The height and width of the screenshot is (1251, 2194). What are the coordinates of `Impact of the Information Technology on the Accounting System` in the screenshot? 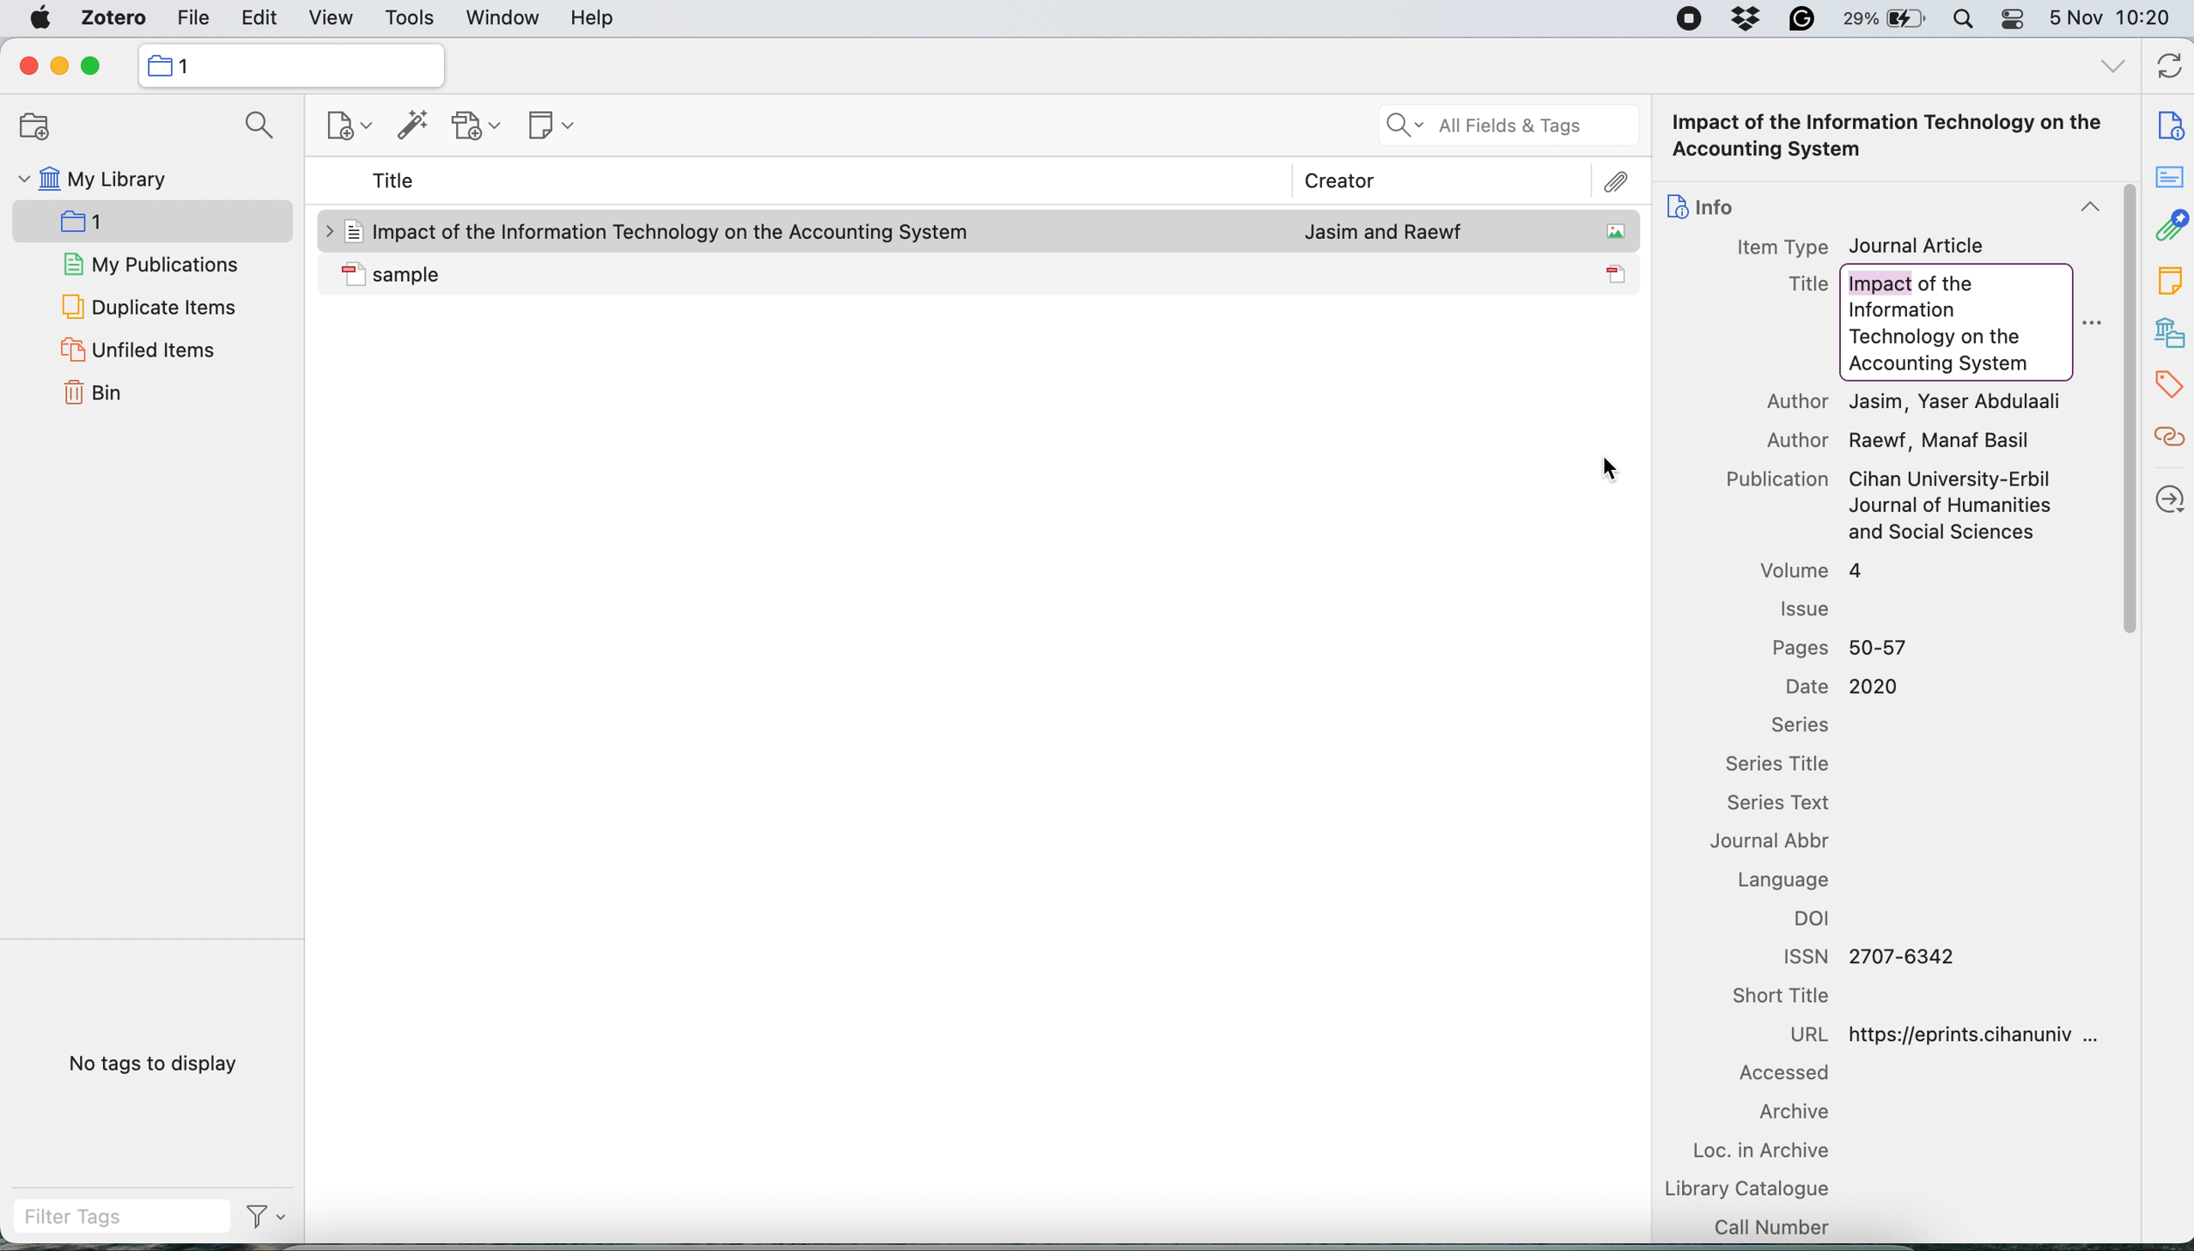 It's located at (1889, 137).